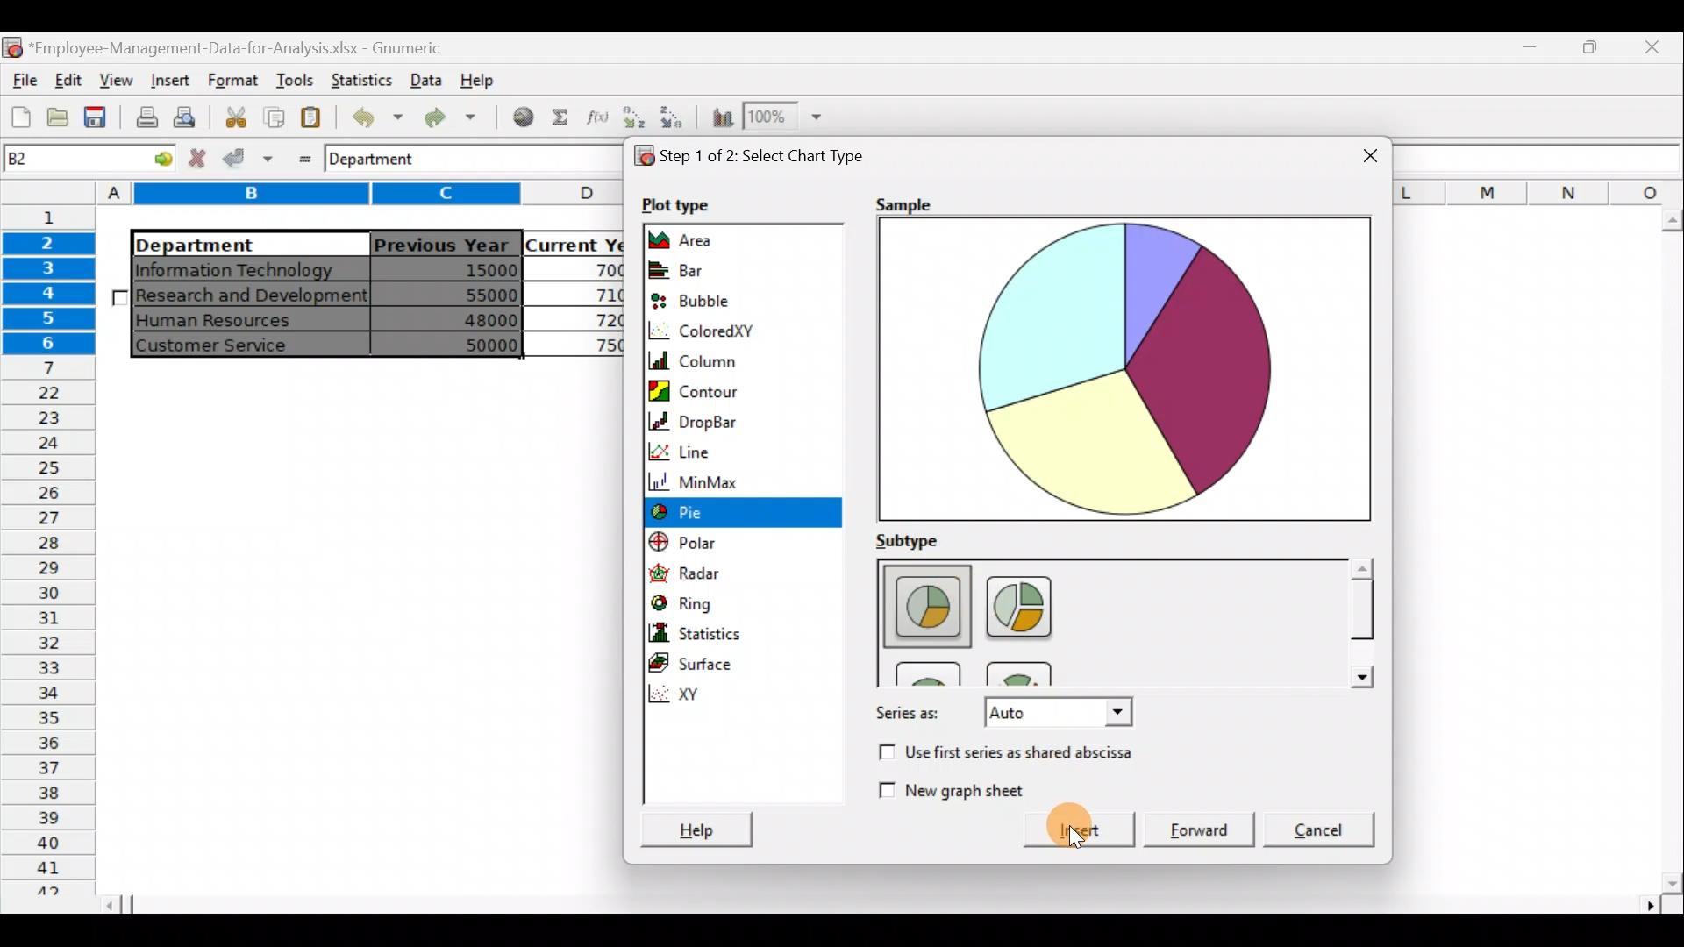 This screenshot has width=1684, height=947. What do you see at coordinates (902, 205) in the screenshot?
I see `Sample` at bounding box center [902, 205].